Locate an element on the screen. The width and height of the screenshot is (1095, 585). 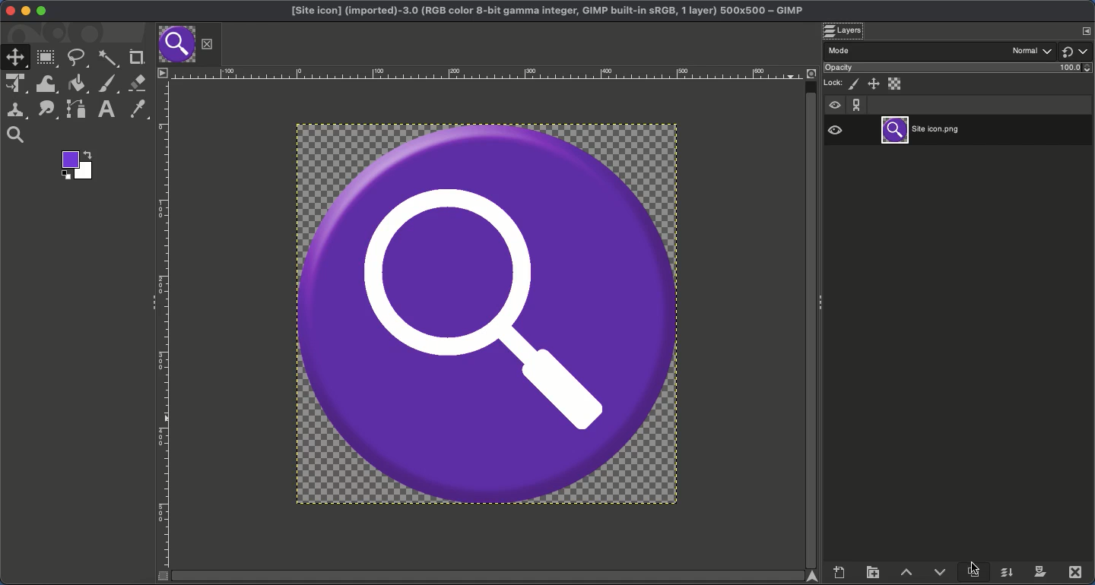
Minimize is located at coordinates (24, 11).